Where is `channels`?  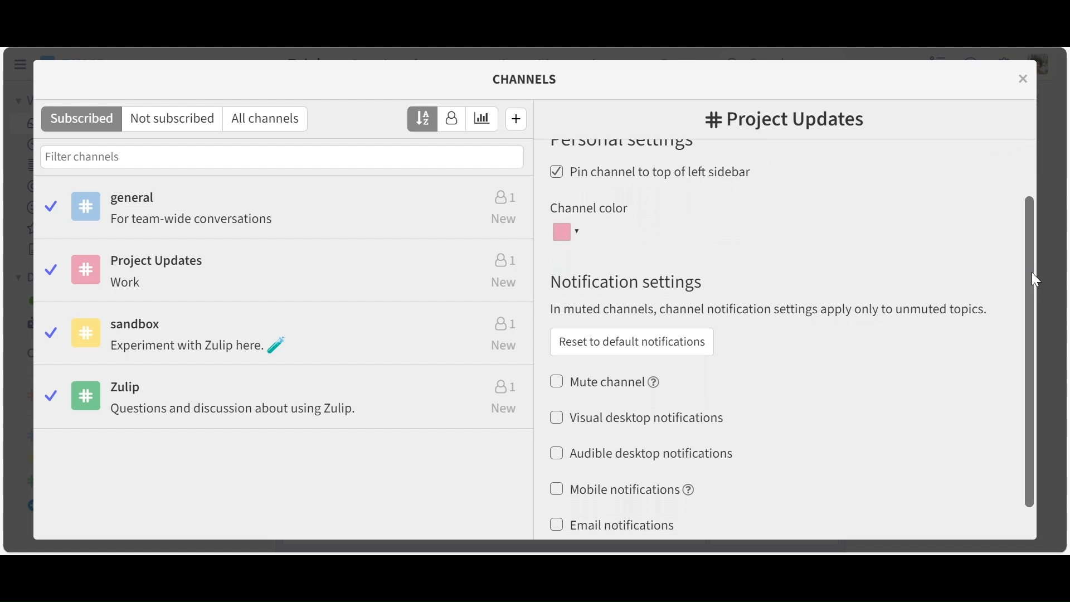 channels is located at coordinates (532, 79).